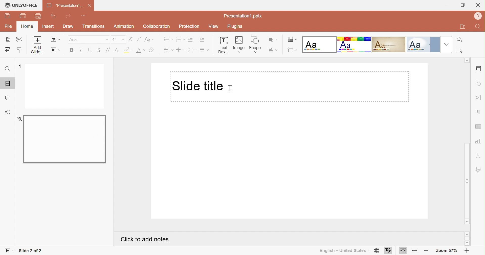 The height and width of the screenshot is (255, 485). Describe the element at coordinates (447, 45) in the screenshot. I see `Drop down` at that location.